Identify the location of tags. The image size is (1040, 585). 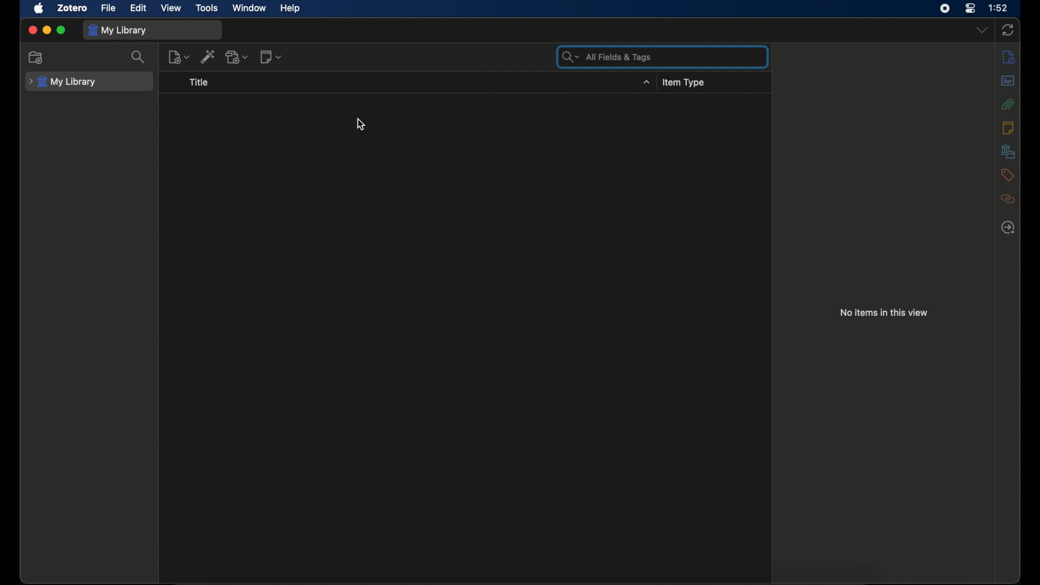
(1006, 175).